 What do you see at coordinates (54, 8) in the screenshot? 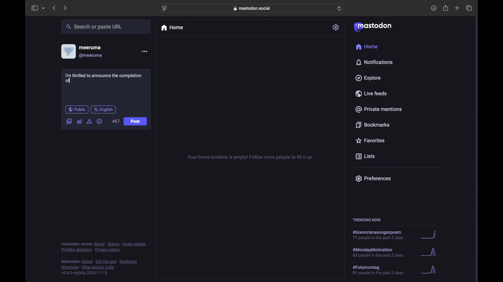
I see `previous` at bounding box center [54, 8].